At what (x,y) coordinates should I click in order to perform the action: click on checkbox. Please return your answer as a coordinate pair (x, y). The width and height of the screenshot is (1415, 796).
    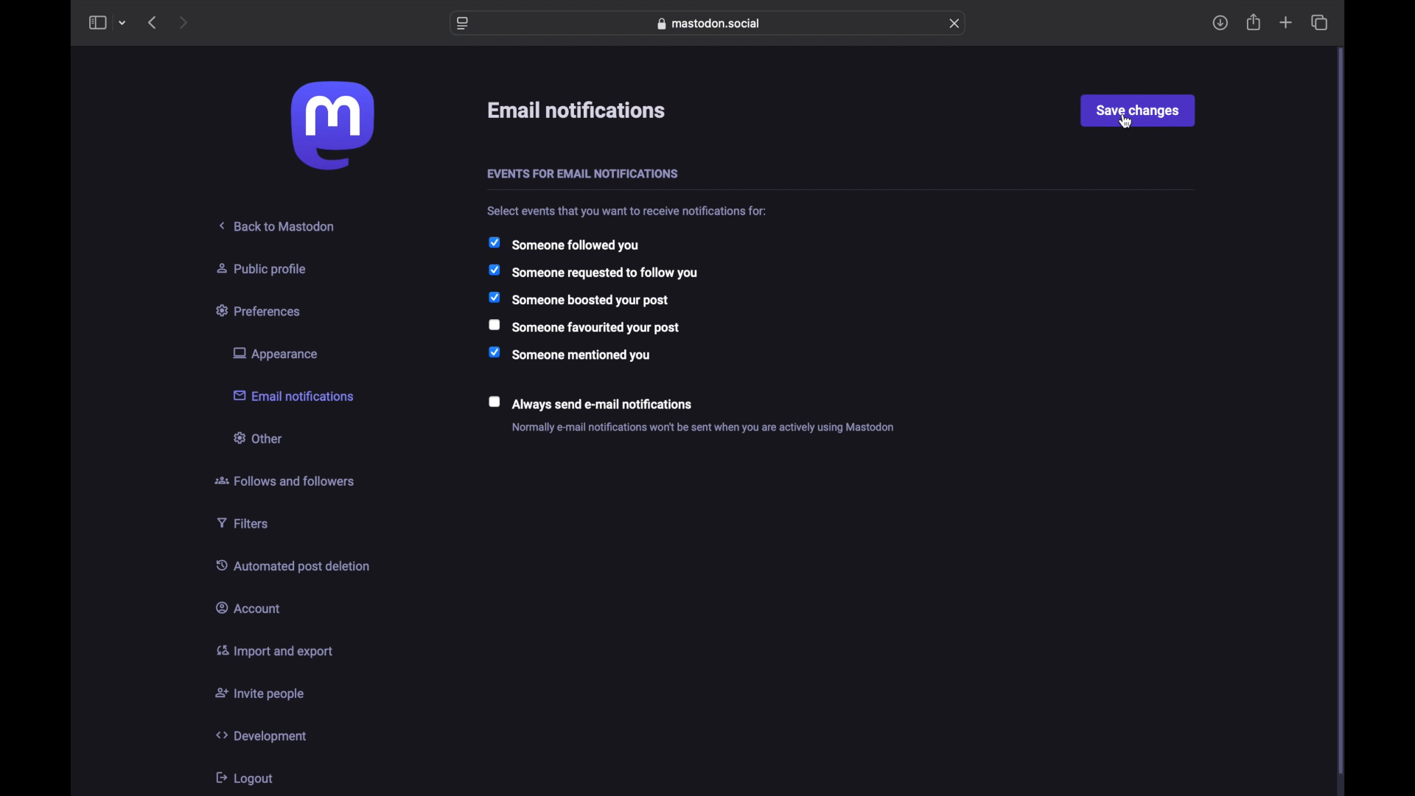
    Looking at the image, I should click on (590, 402).